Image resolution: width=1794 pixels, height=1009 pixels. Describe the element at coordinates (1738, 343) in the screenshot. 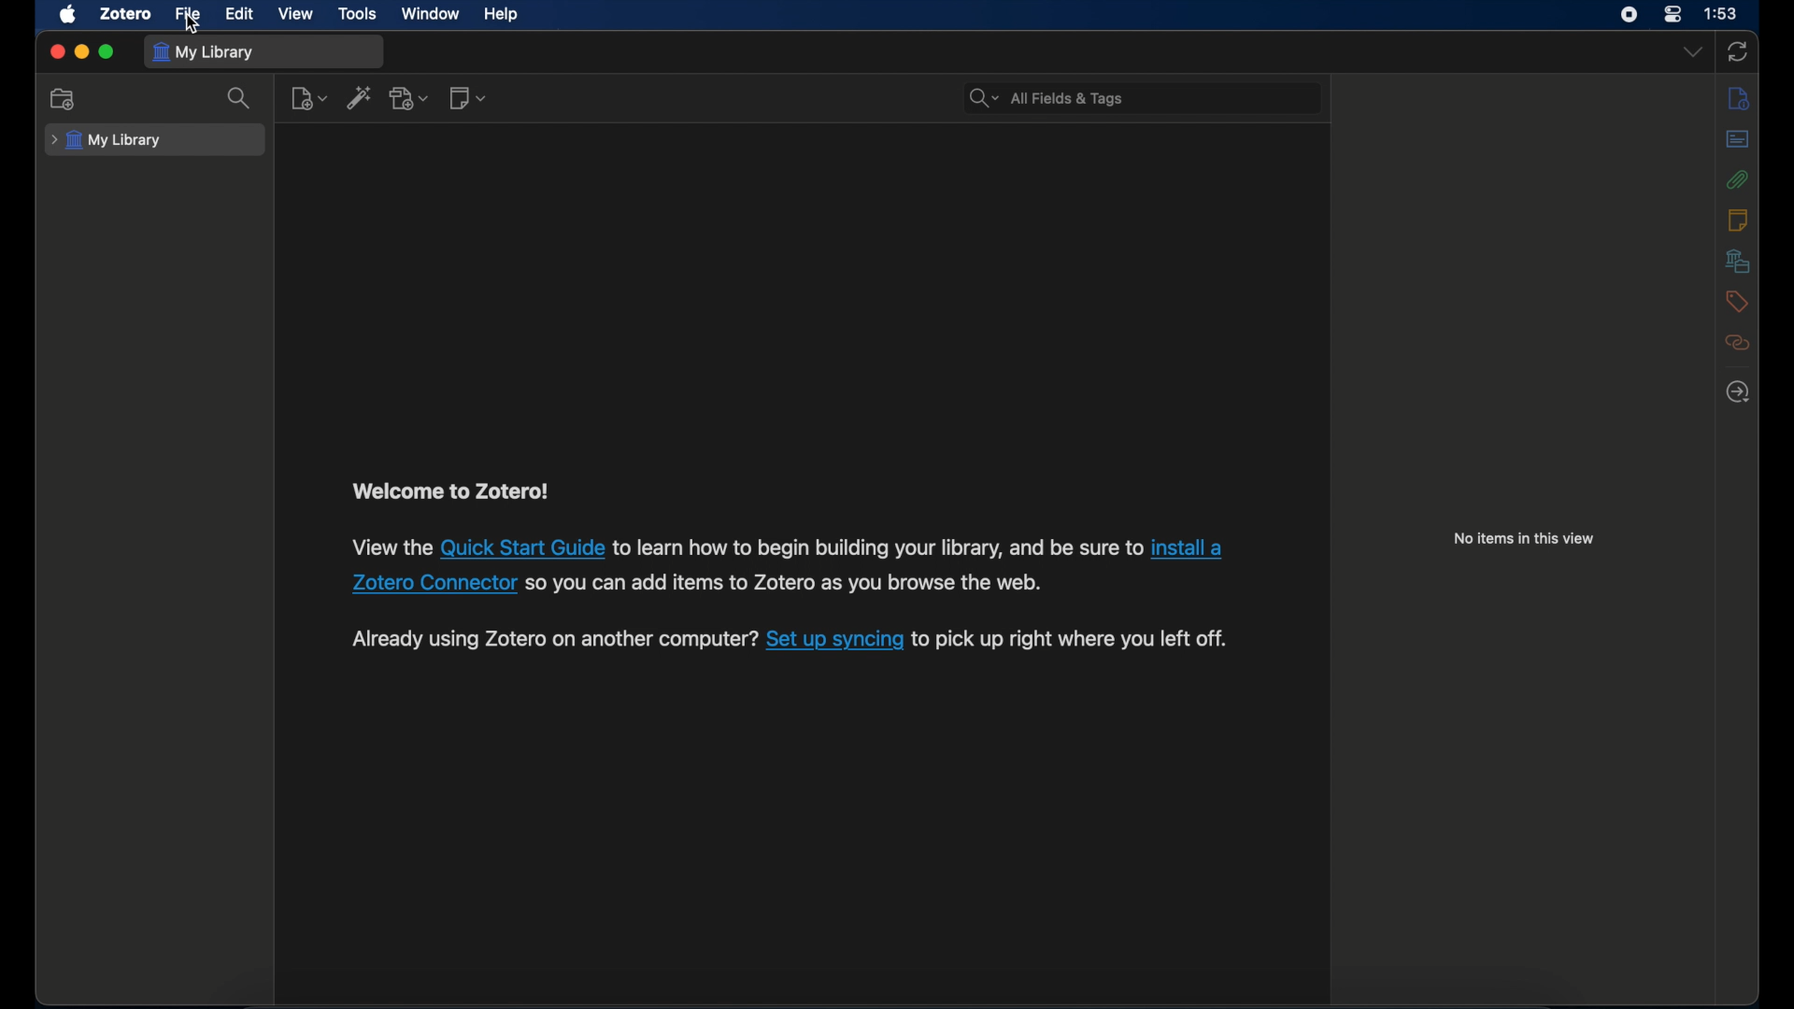

I see `related` at that location.